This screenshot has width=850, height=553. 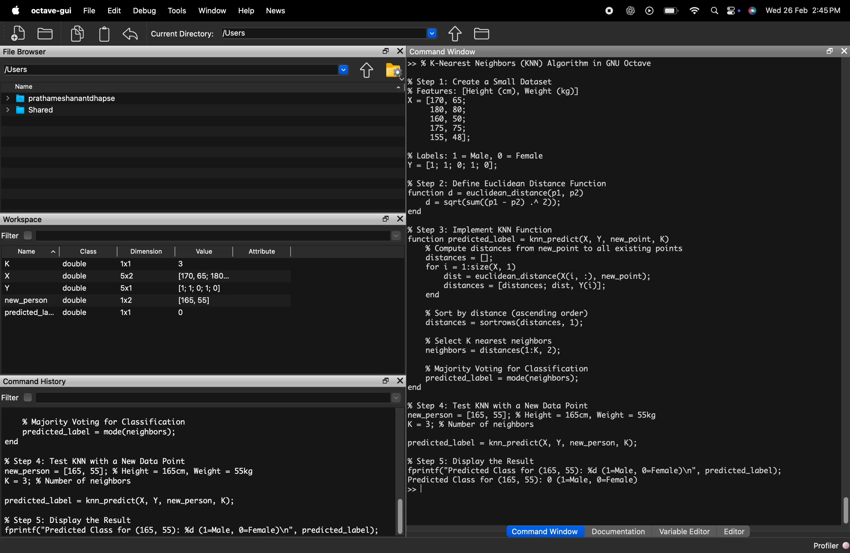 I want to click on close, so click(x=400, y=218).